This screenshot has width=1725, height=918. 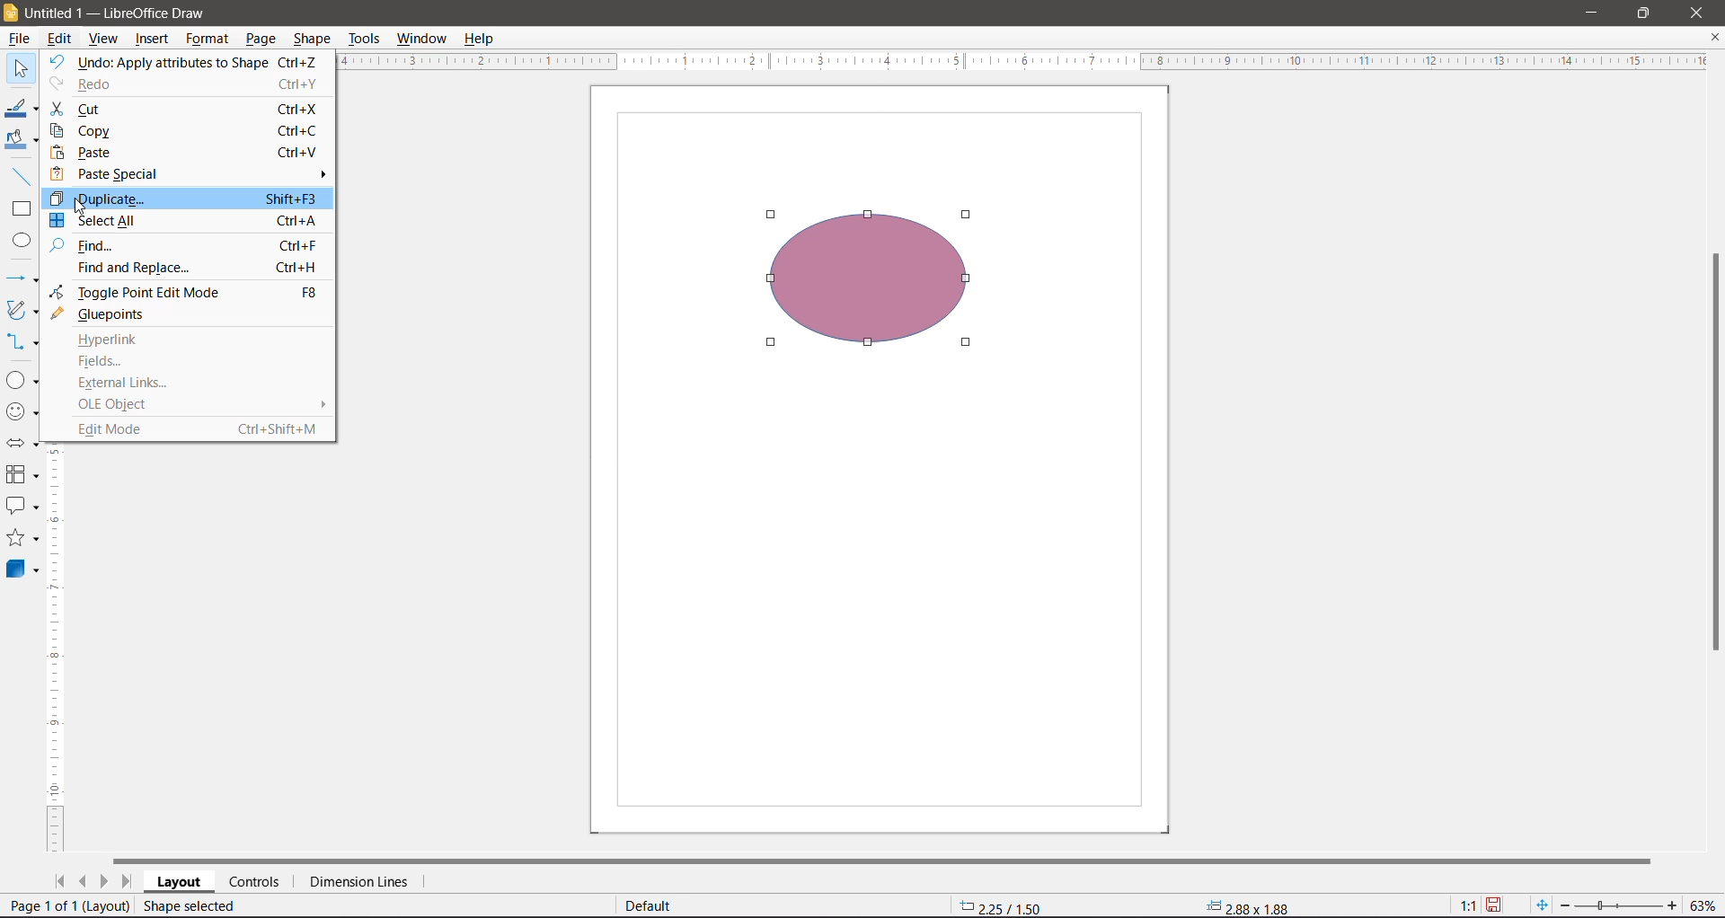 What do you see at coordinates (1714, 455) in the screenshot?
I see `Vertical Scroll Bar` at bounding box center [1714, 455].